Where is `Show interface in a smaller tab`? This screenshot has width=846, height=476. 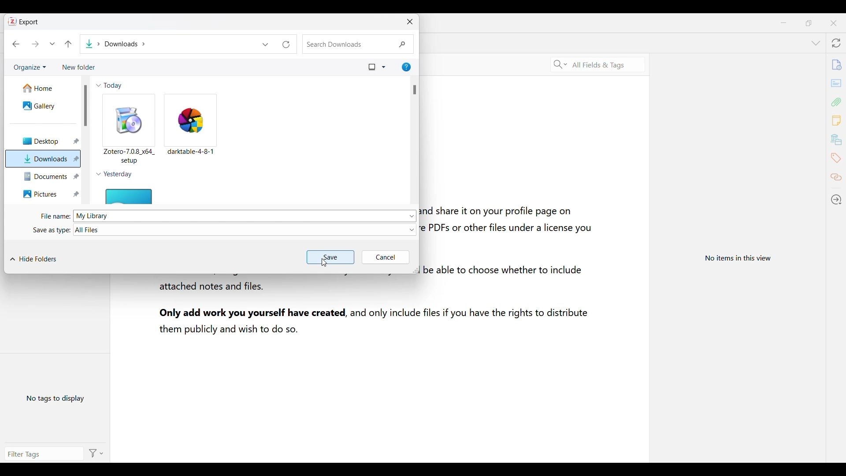
Show interface in a smaller tab is located at coordinates (808, 23).